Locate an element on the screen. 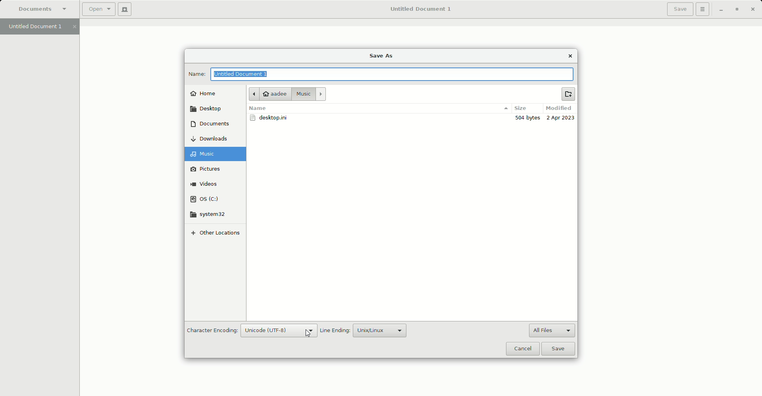 The width and height of the screenshot is (762, 396). Pictures is located at coordinates (216, 170).